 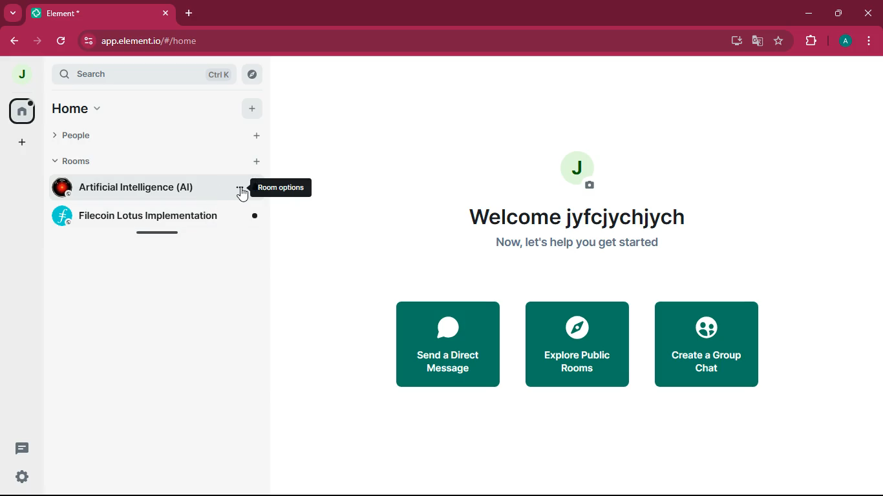 I want to click on rooms, so click(x=83, y=161).